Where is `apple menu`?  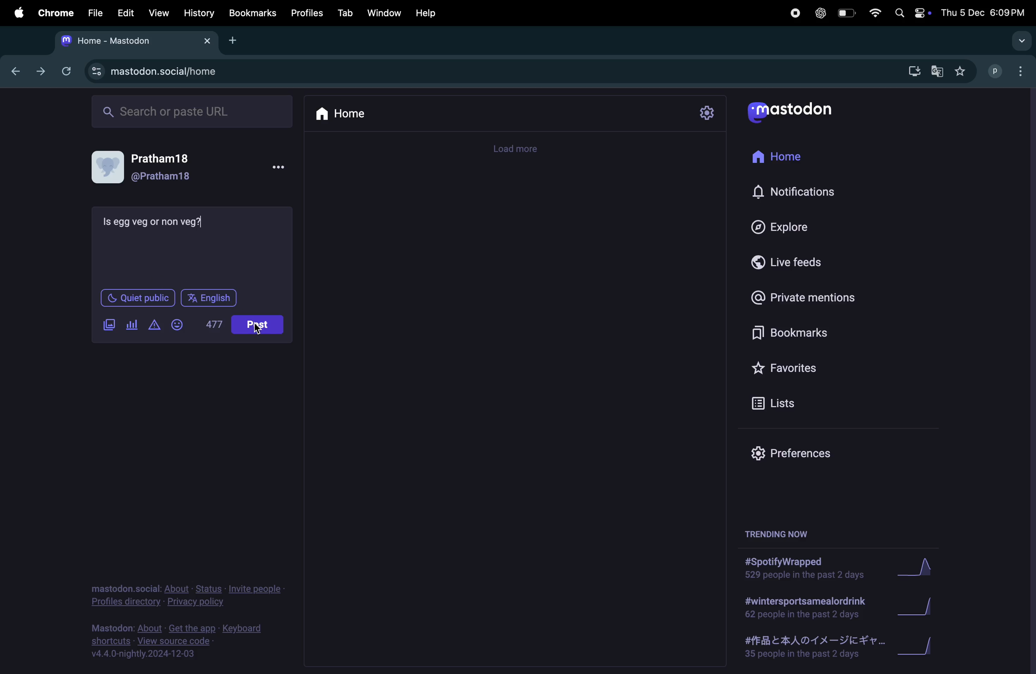
apple menu is located at coordinates (18, 13).